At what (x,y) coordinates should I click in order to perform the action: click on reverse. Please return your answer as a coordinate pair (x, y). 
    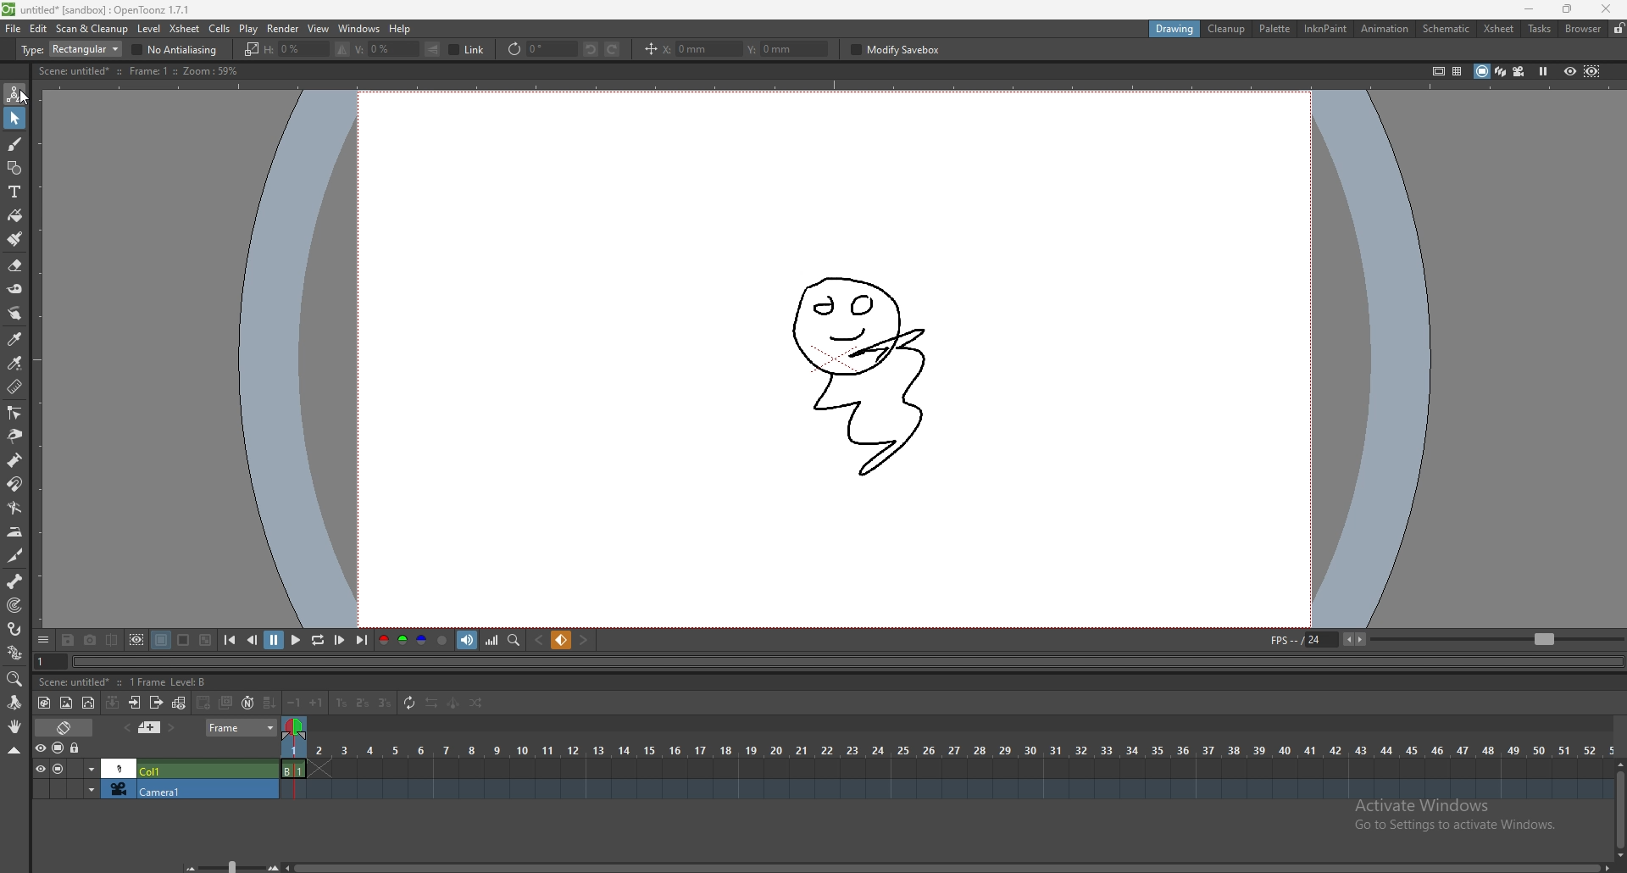
    Looking at the image, I should click on (430, 703).